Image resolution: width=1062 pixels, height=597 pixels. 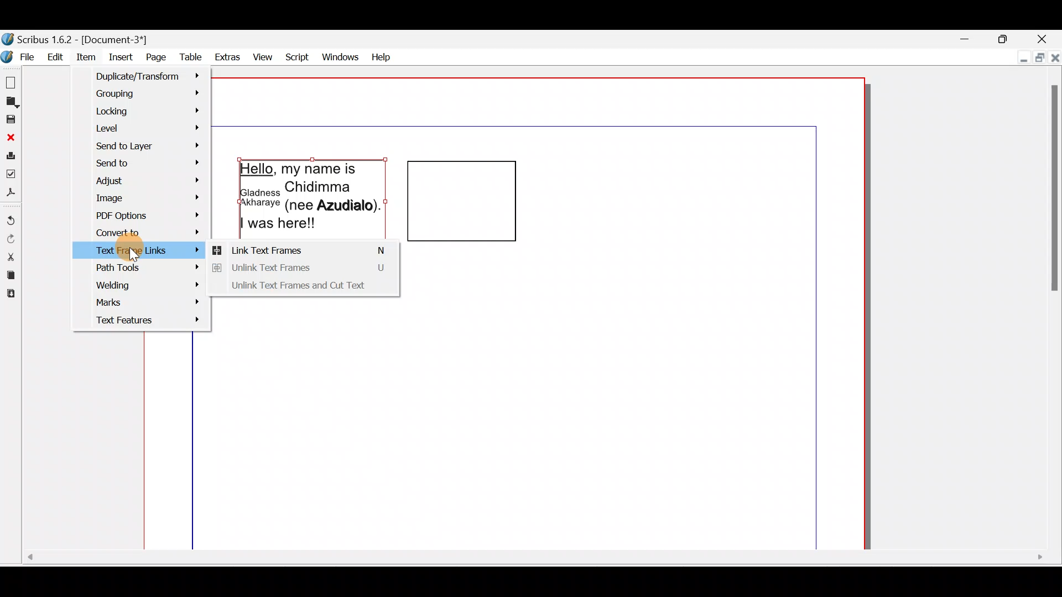 I want to click on Maximise, so click(x=1005, y=37).